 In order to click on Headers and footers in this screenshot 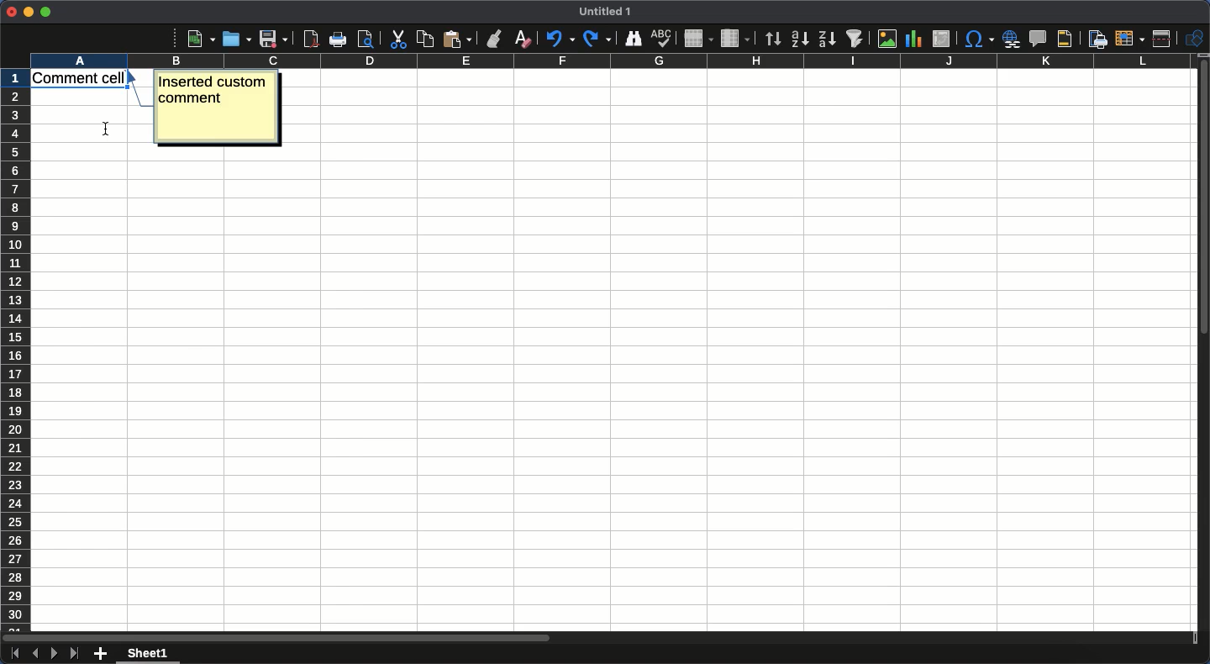, I will do `click(1066, 38)`.